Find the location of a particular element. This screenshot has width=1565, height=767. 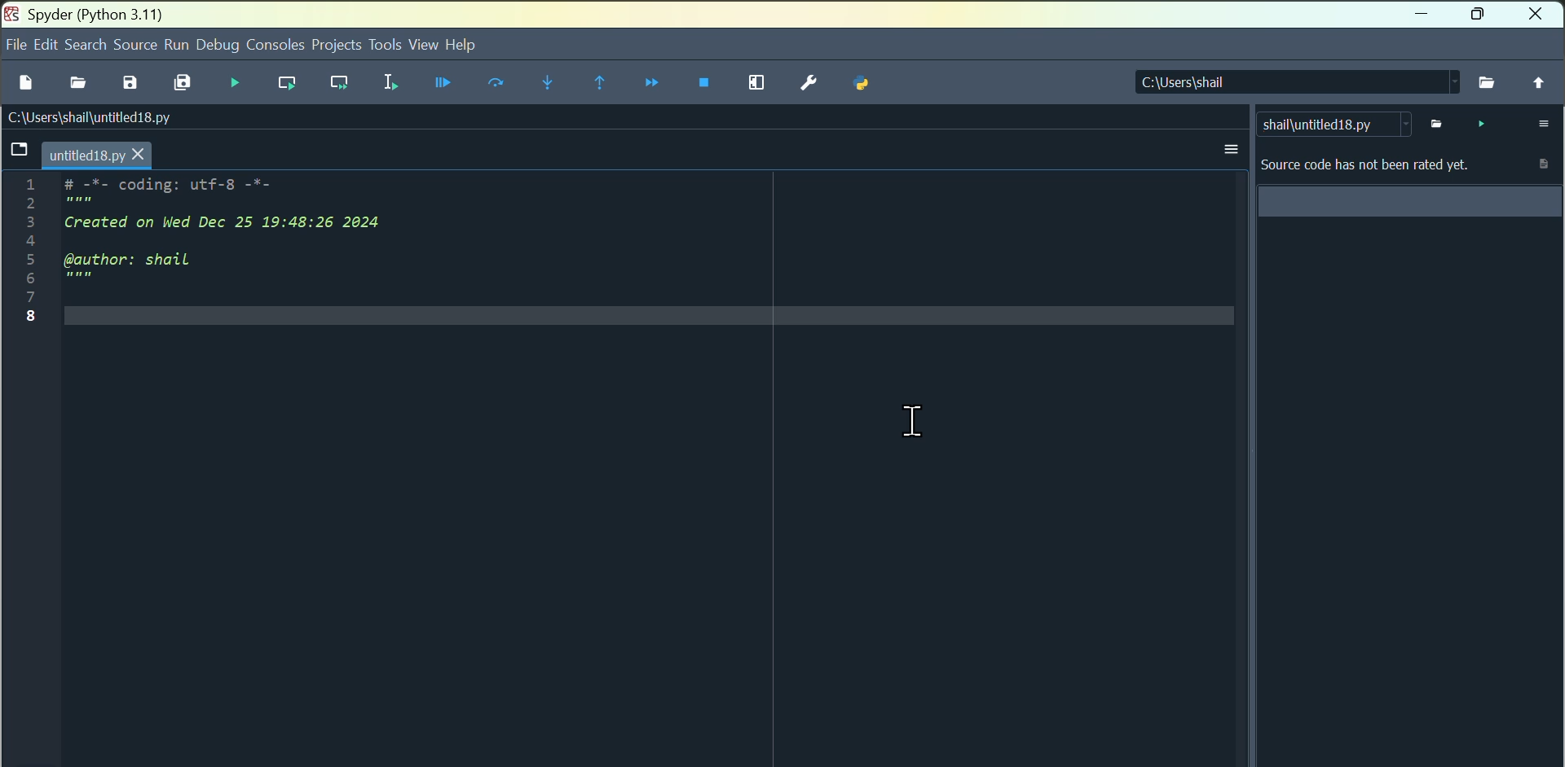

Preferences is located at coordinates (809, 84).